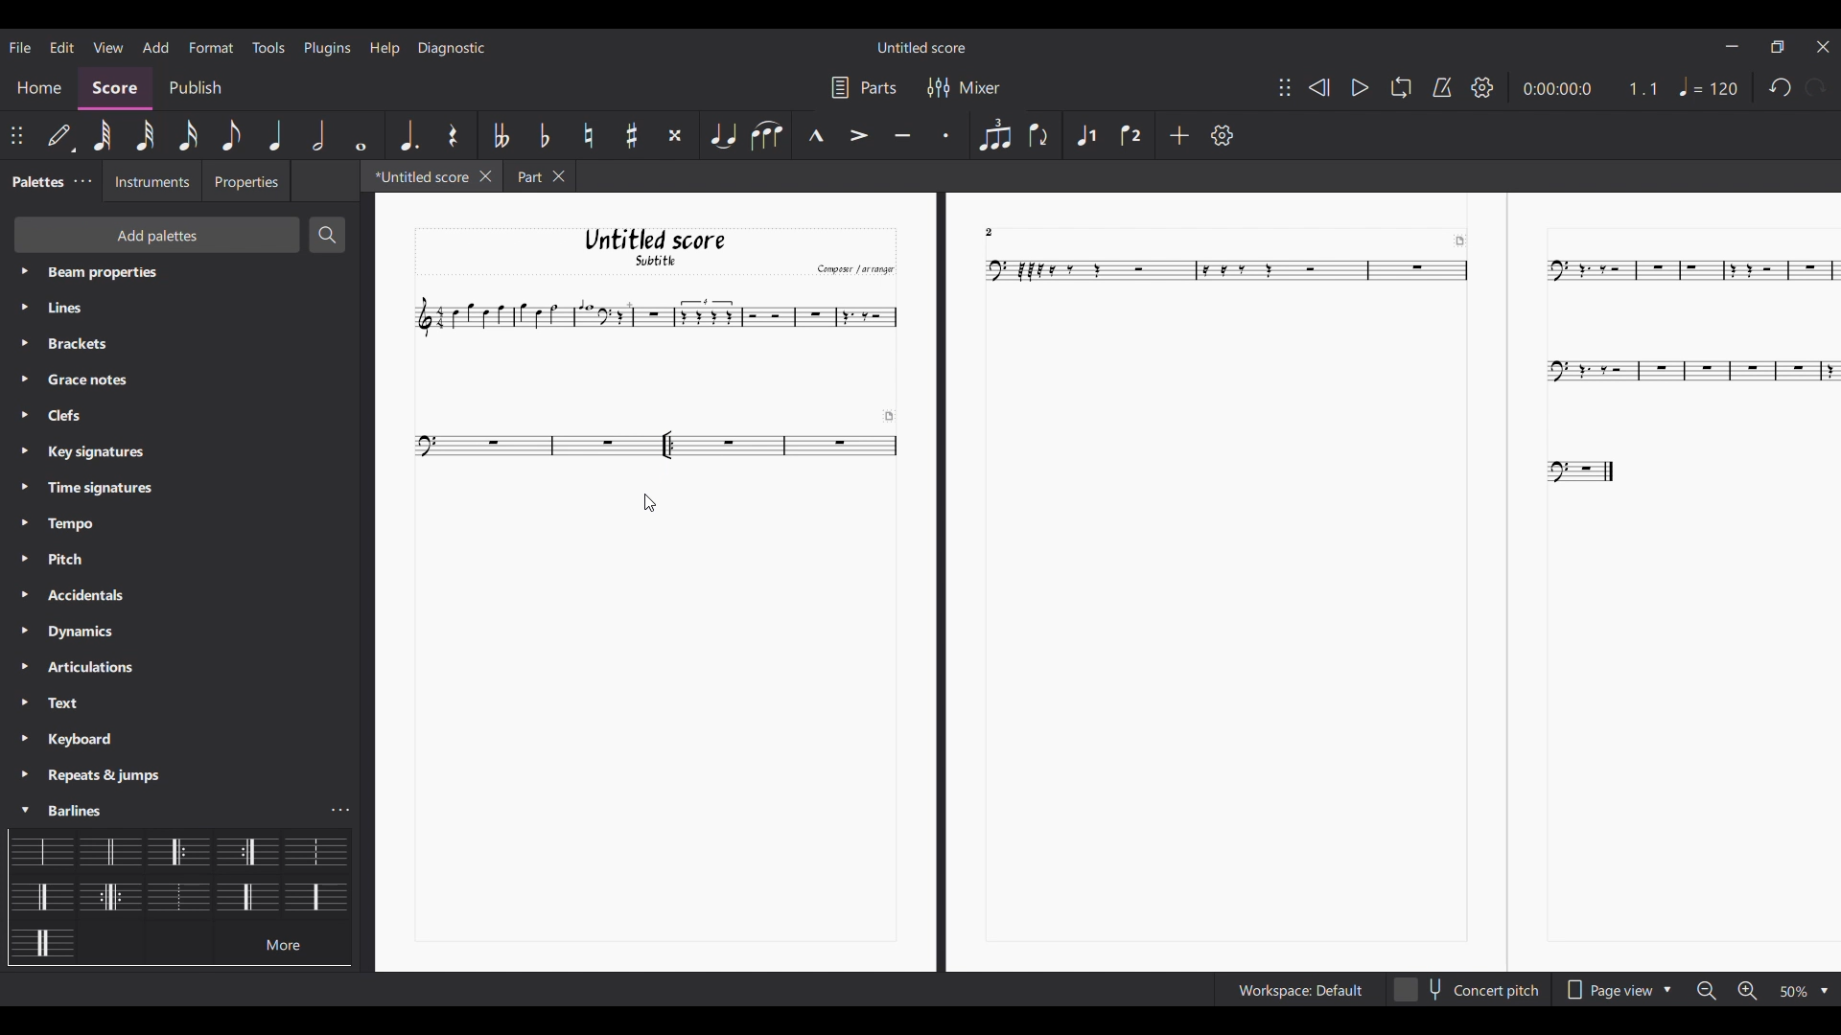  I want to click on Change position, so click(1285, 87).